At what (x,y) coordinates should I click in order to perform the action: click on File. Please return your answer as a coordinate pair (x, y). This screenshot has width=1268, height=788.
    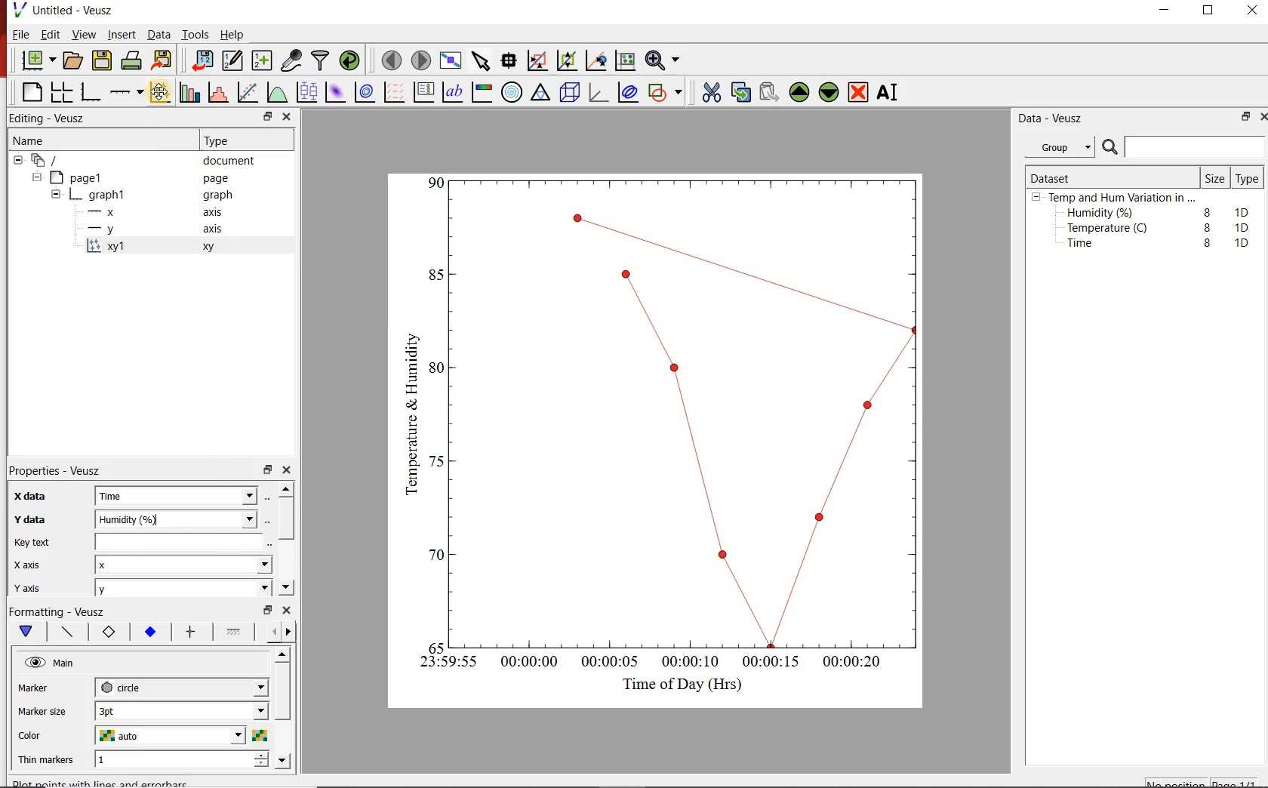
    Looking at the image, I should click on (17, 34).